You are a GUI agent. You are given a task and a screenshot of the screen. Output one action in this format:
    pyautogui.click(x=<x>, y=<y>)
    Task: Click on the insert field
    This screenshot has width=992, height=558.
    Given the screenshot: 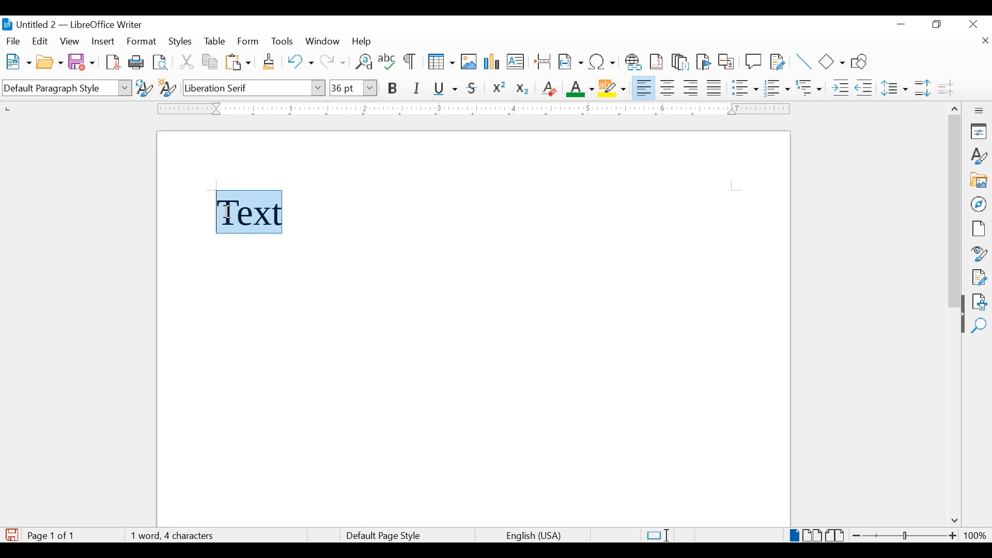 What is the action you would take?
    pyautogui.click(x=571, y=61)
    